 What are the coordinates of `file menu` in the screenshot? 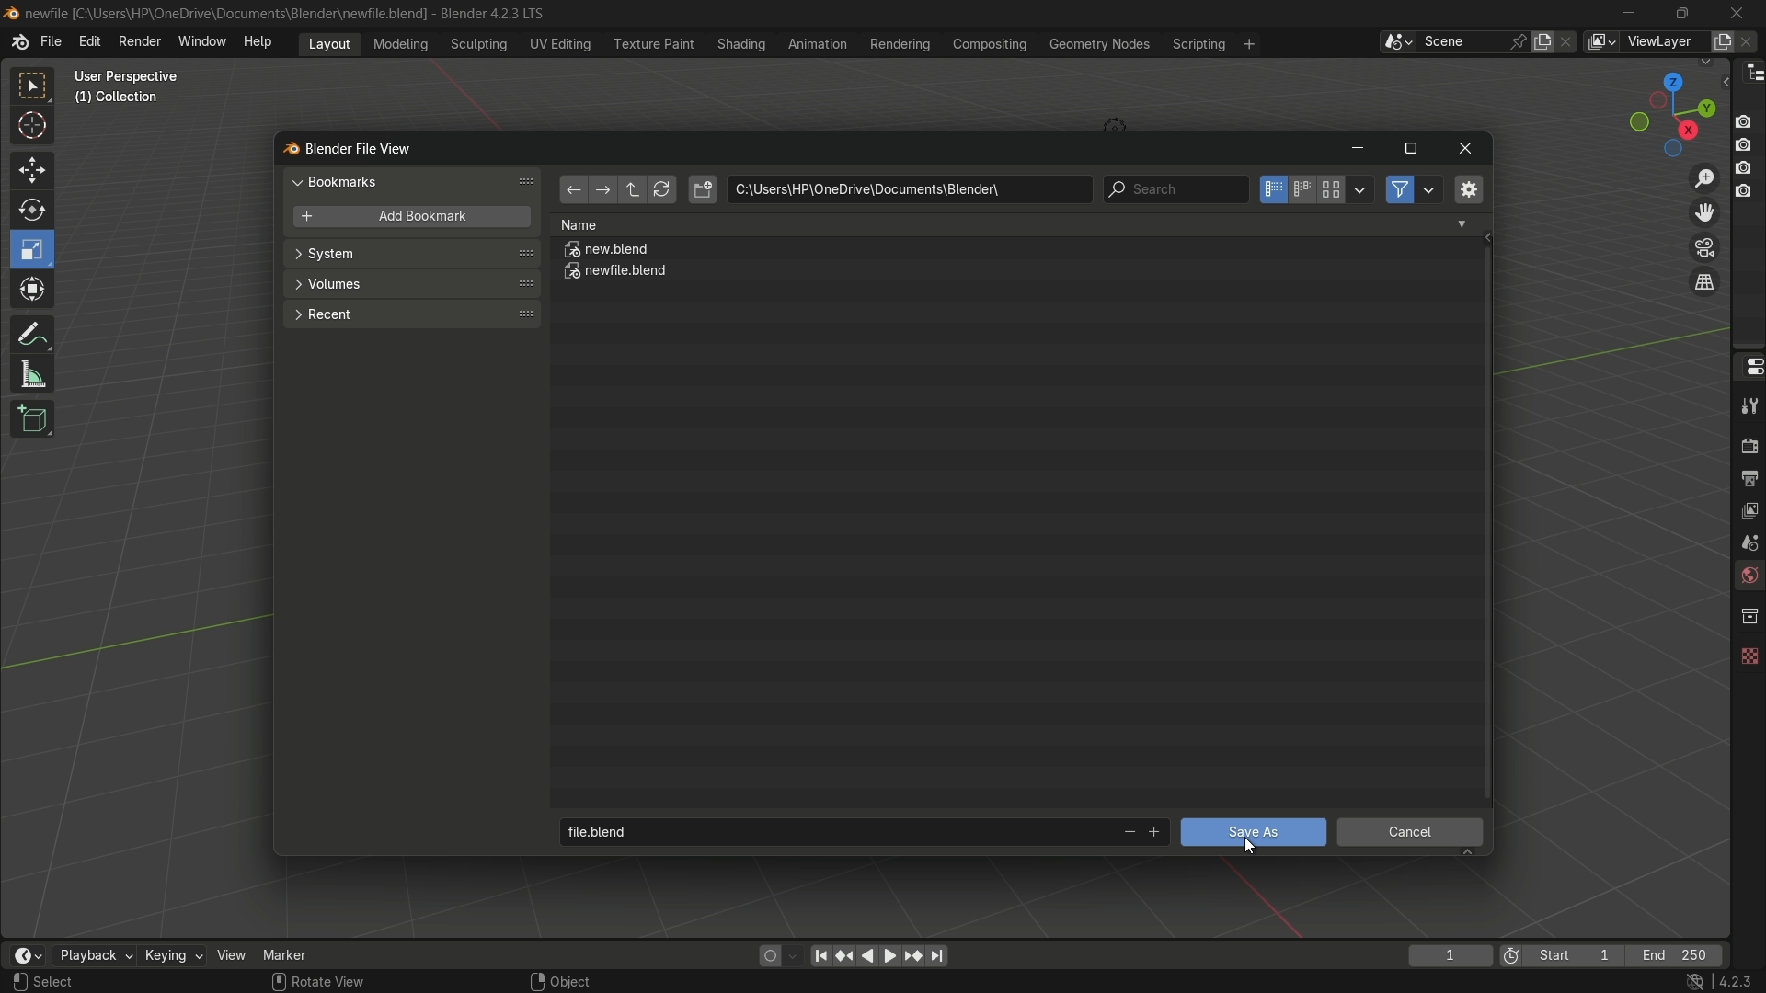 It's located at (51, 42).